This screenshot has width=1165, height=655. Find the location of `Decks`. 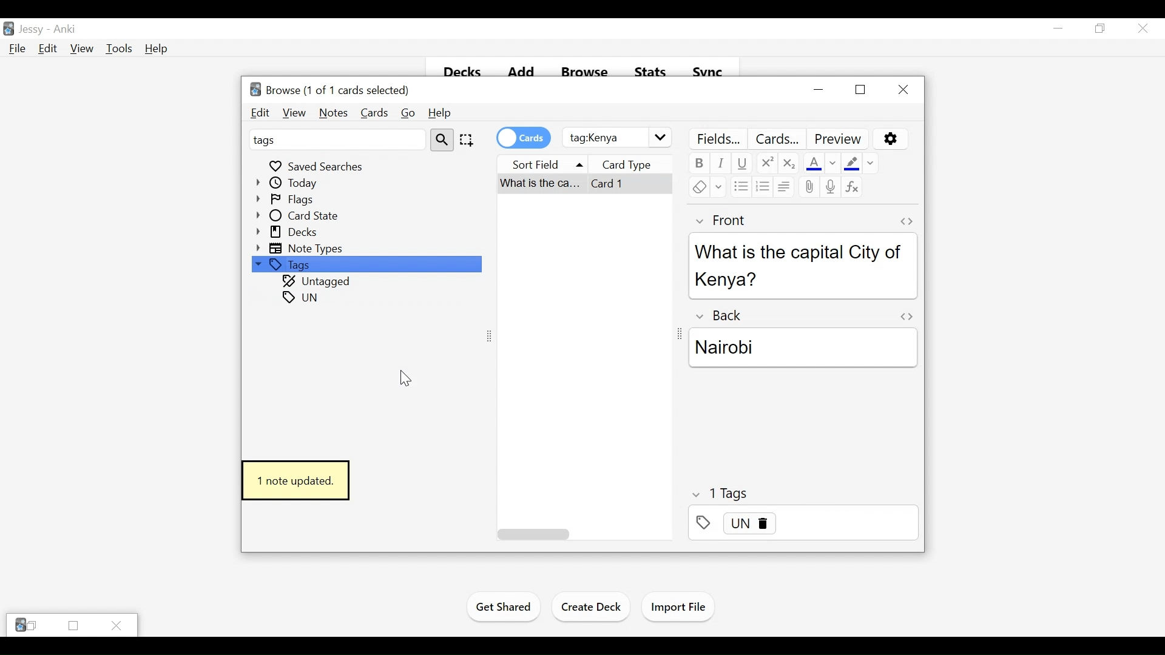

Decks is located at coordinates (288, 232).